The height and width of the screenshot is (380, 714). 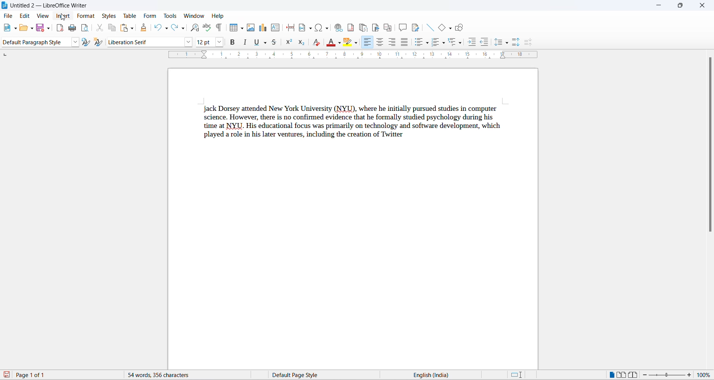 What do you see at coordinates (233, 42) in the screenshot?
I see `bold` at bounding box center [233, 42].